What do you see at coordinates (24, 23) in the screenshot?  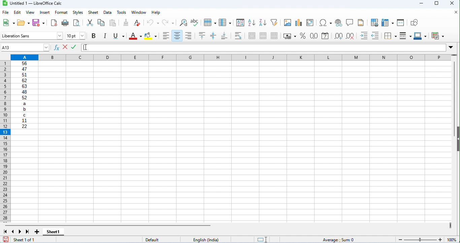 I see `open` at bounding box center [24, 23].